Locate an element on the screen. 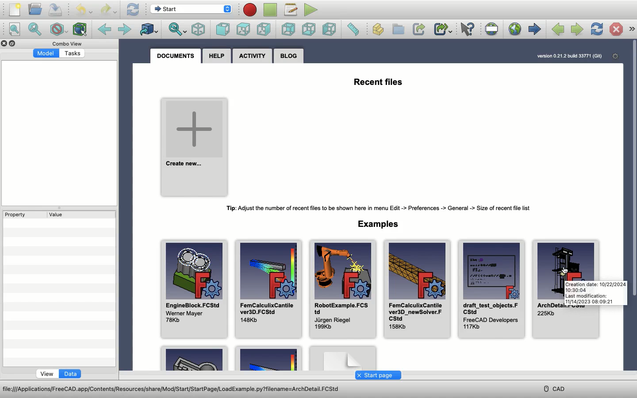 Image resolution: width=637 pixels, height=398 pixels. Scroll is located at coordinates (633, 168).